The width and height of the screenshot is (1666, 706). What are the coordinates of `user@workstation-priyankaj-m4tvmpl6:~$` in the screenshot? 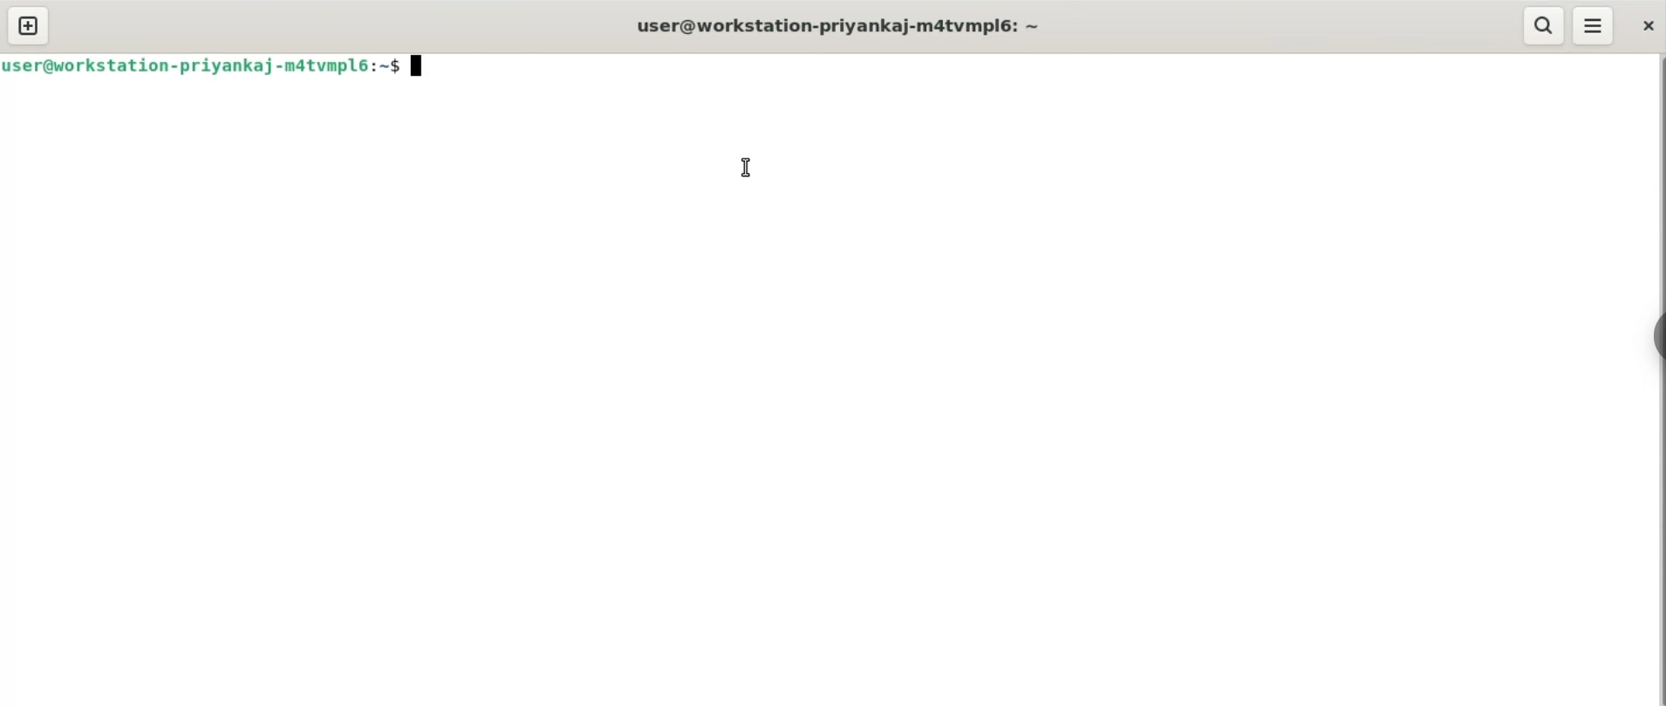 It's located at (202, 70).